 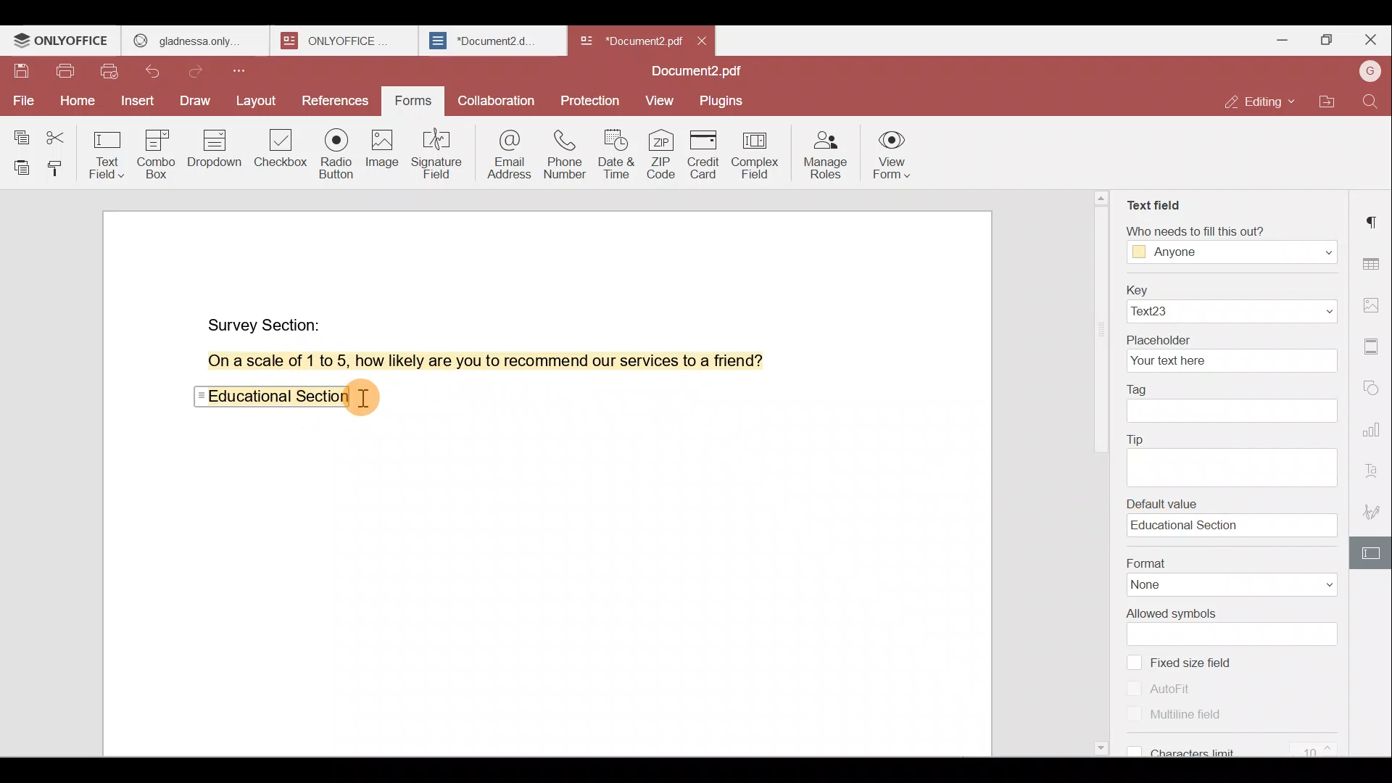 What do you see at coordinates (109, 151) in the screenshot?
I see `Text field` at bounding box center [109, 151].